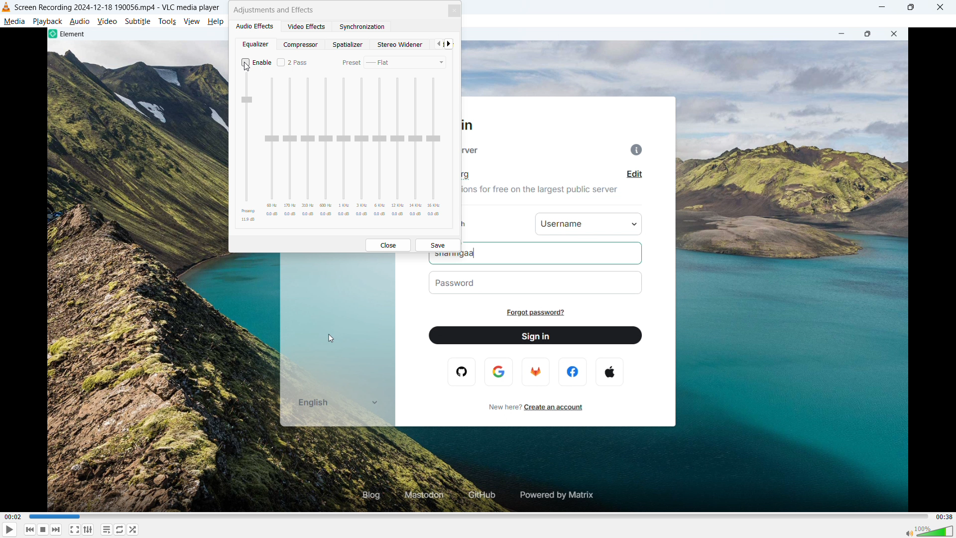 Image resolution: width=956 pixels, height=538 pixels. Describe the element at coordinates (302, 45) in the screenshot. I see `Compressor ` at that location.